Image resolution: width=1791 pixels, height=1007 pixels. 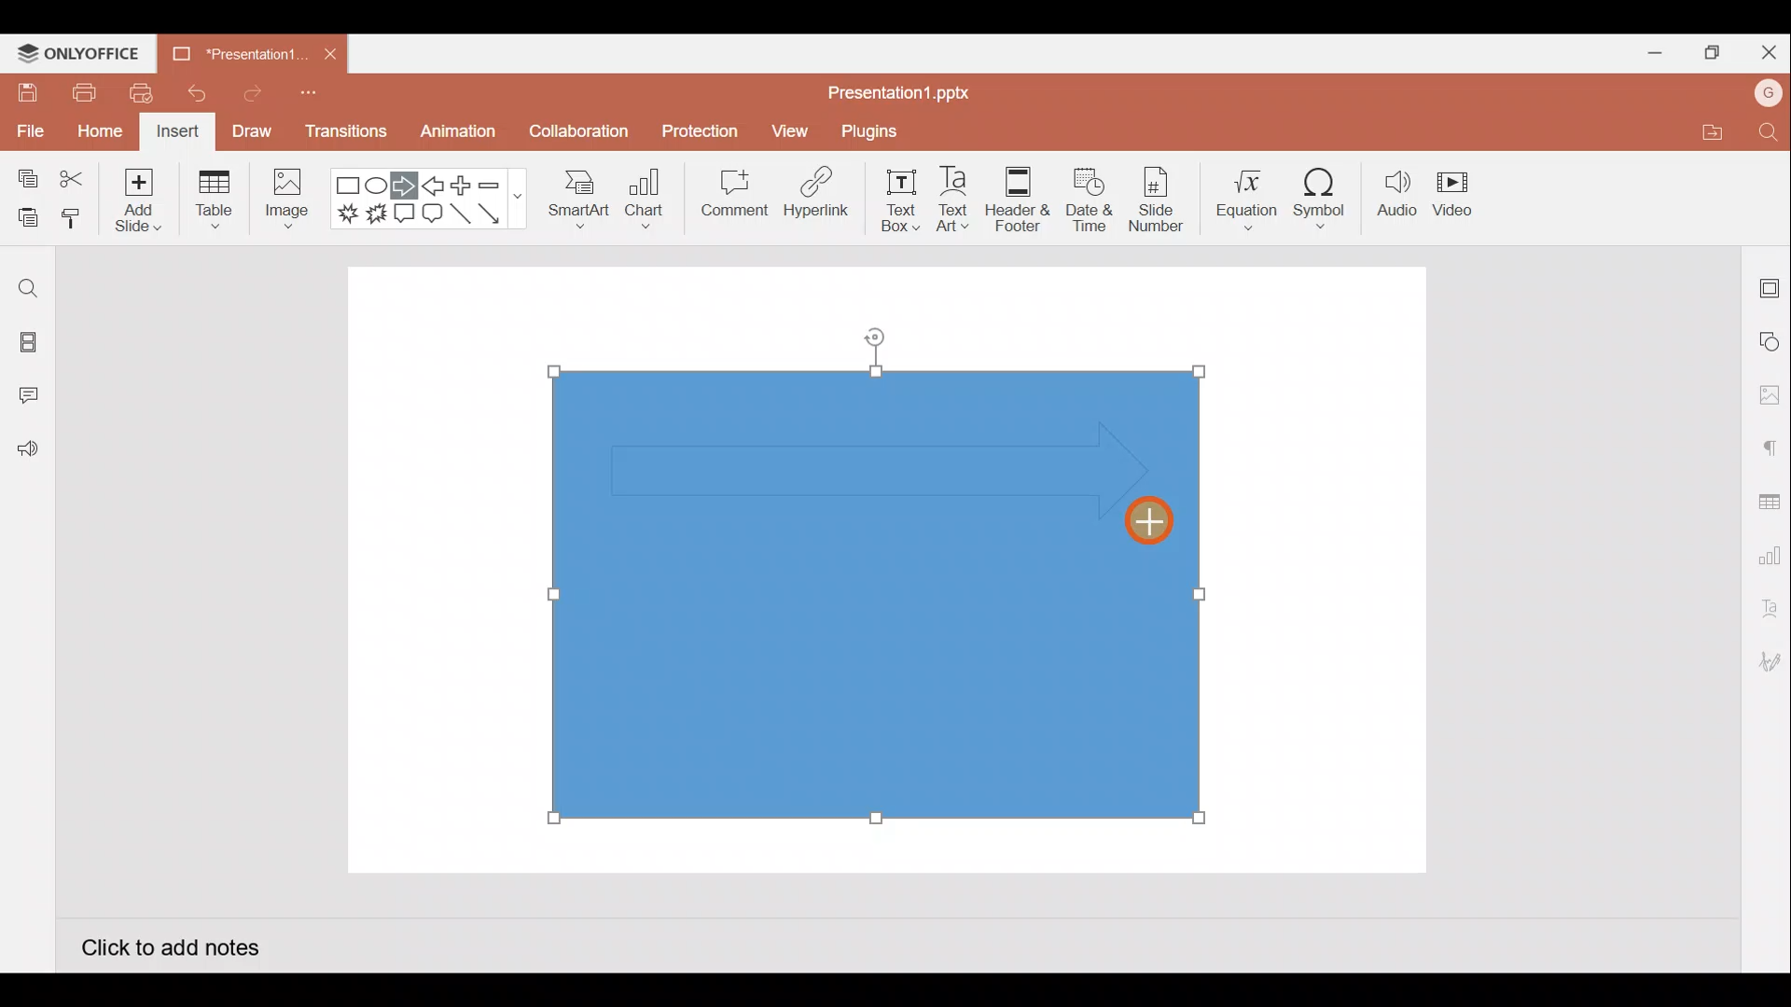 What do you see at coordinates (405, 214) in the screenshot?
I see `Rectangular callout` at bounding box center [405, 214].